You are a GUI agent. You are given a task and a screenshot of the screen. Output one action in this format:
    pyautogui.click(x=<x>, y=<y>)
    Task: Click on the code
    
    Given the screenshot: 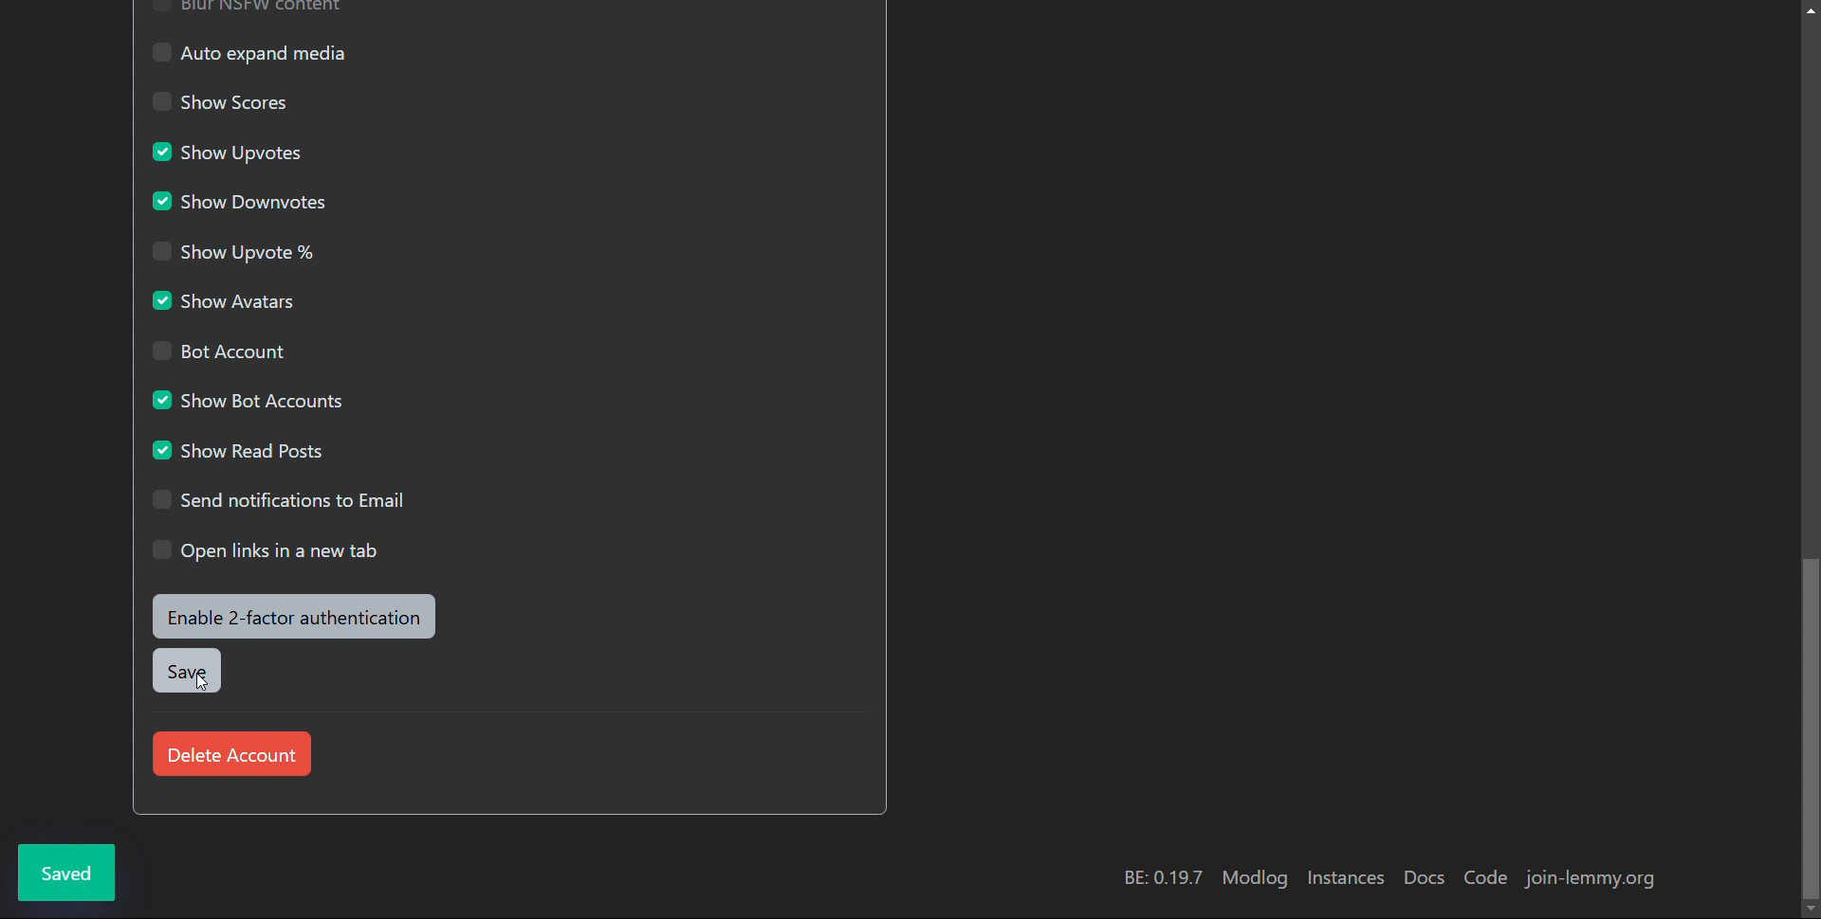 What is the action you would take?
    pyautogui.click(x=1487, y=877)
    